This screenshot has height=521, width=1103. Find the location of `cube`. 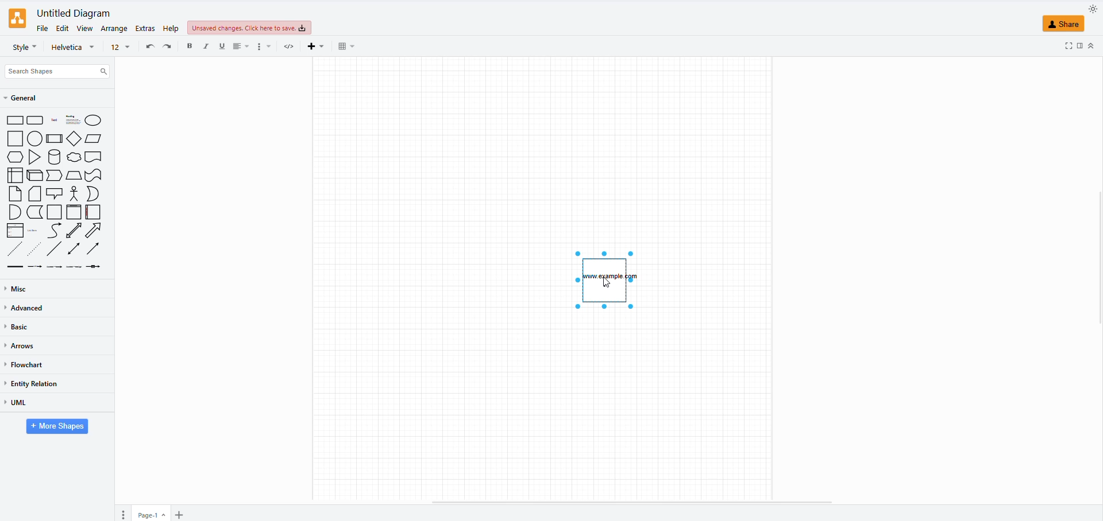

cube is located at coordinates (34, 176).